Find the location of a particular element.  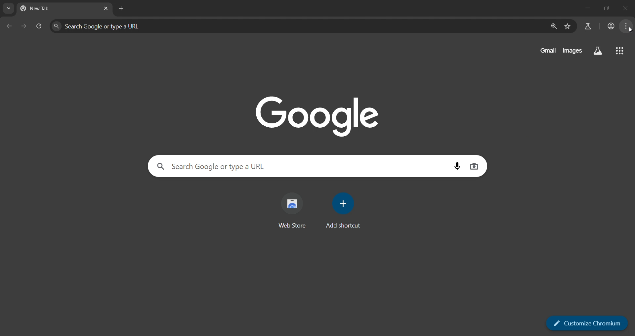

go forward page is located at coordinates (25, 25).